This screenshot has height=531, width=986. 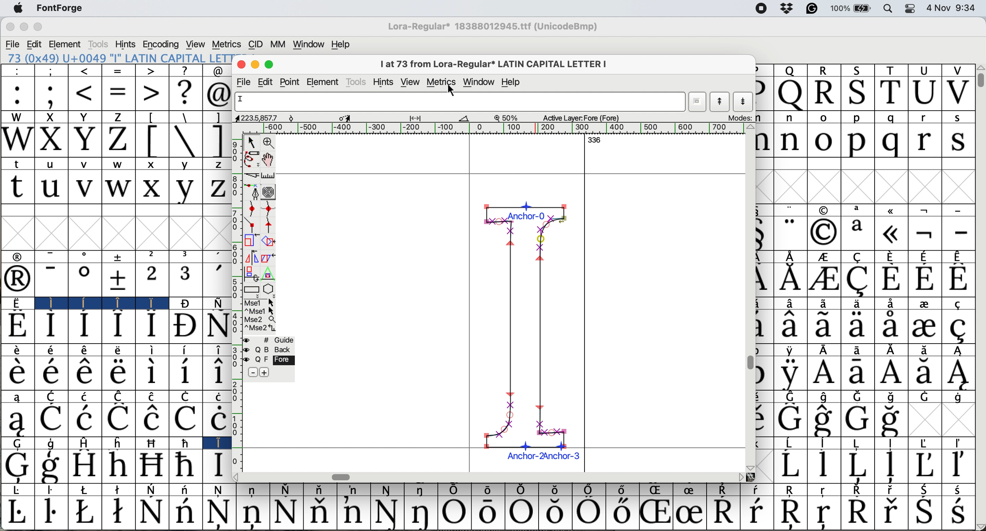 What do you see at coordinates (253, 192) in the screenshot?
I see `add a point then drag out its central points` at bounding box center [253, 192].